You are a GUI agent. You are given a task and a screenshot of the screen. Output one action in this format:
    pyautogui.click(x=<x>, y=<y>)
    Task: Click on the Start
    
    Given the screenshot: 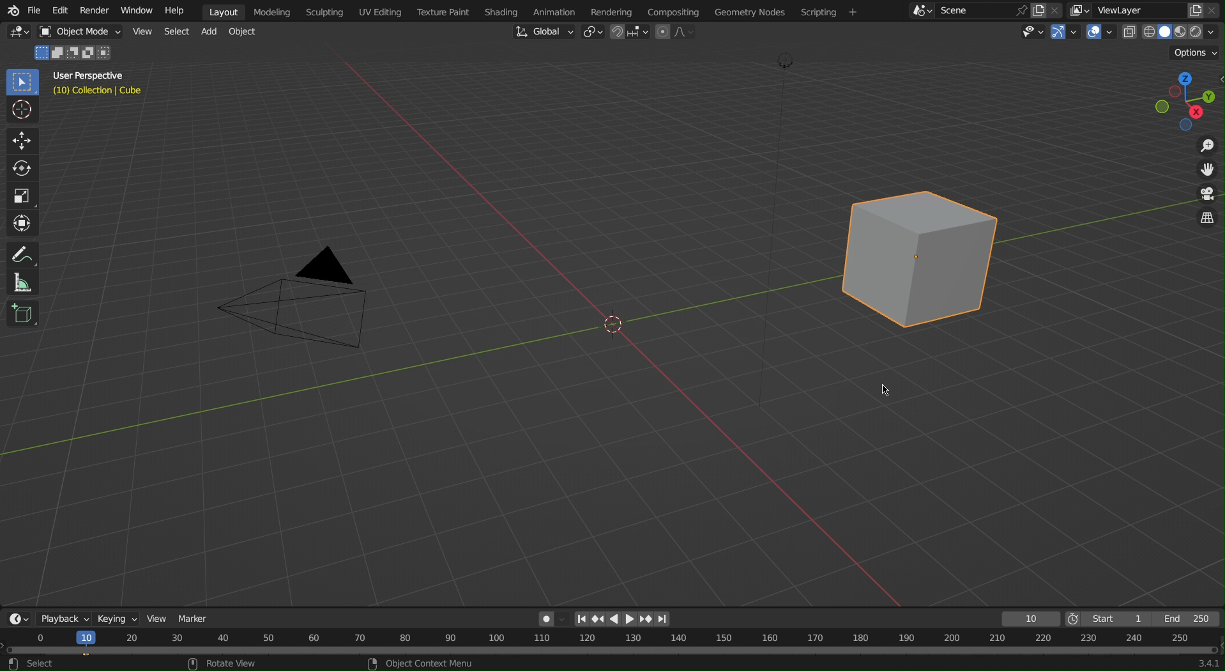 What is the action you would take?
    pyautogui.click(x=1107, y=619)
    